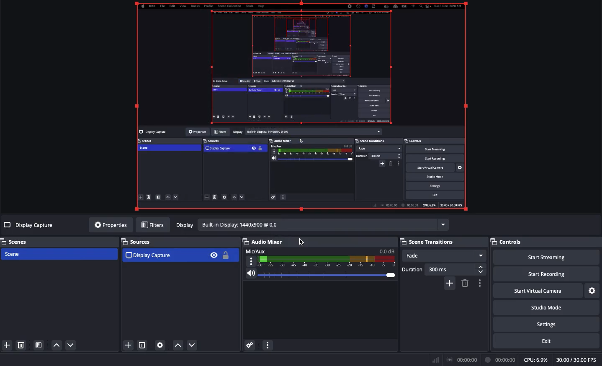  I want to click on Bar, so click(435, 360).